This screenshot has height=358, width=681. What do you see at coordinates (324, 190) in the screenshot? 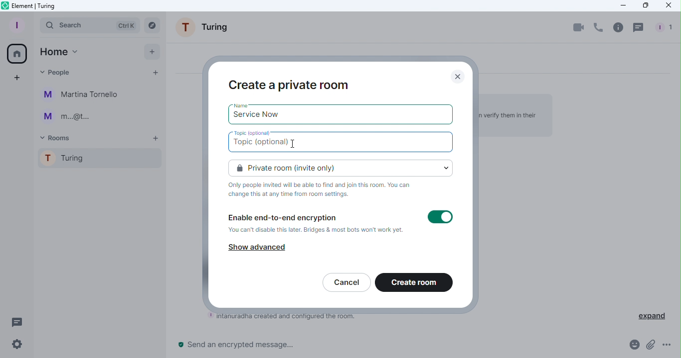
I see `Information` at bounding box center [324, 190].